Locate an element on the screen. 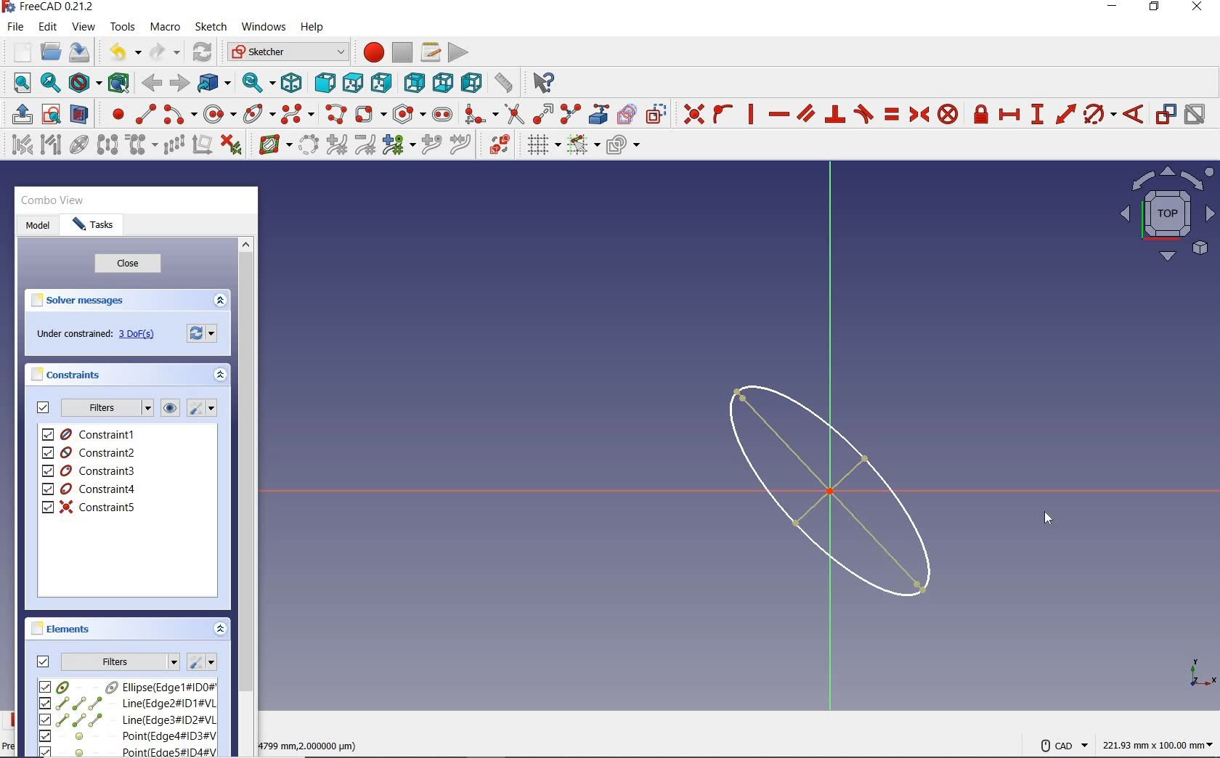 The image size is (1220, 758). isometric is located at coordinates (291, 82).